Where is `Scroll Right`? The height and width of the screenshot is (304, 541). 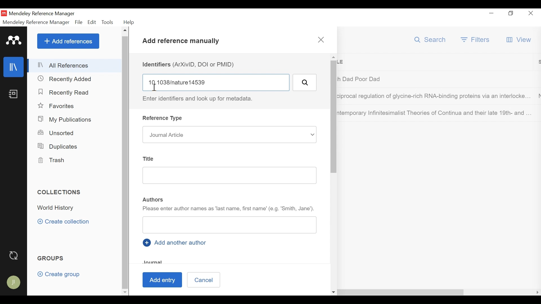 Scroll Right is located at coordinates (134, 292).